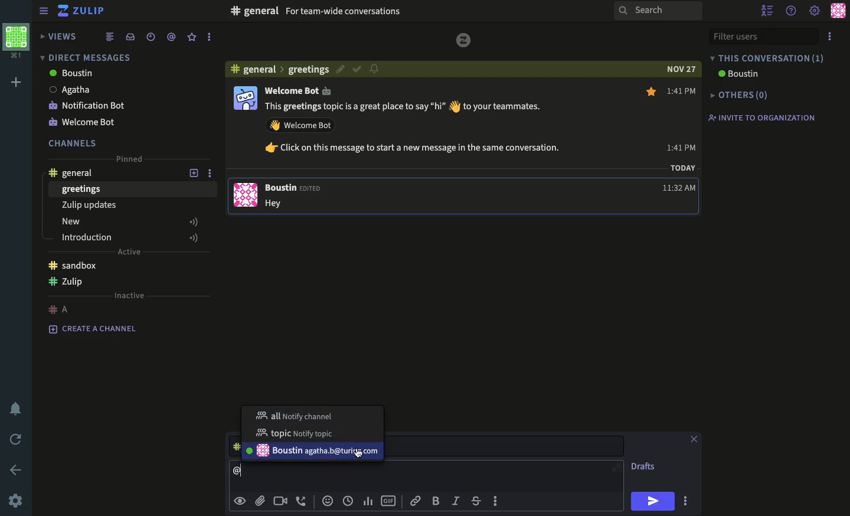 Image resolution: width=850 pixels, height=516 pixels. I want to click on #F general For team-wide conversations, so click(368, 10).